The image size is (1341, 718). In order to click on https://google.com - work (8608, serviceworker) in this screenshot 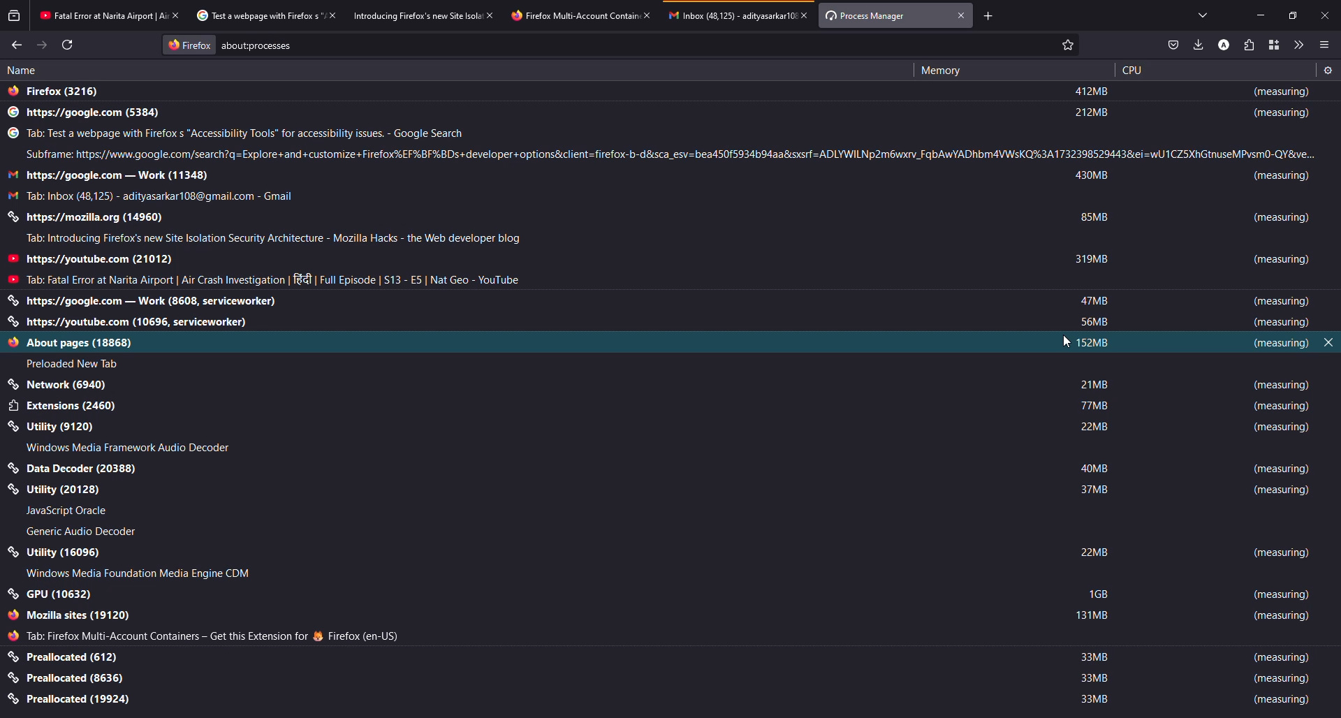, I will do `click(144, 301)`.